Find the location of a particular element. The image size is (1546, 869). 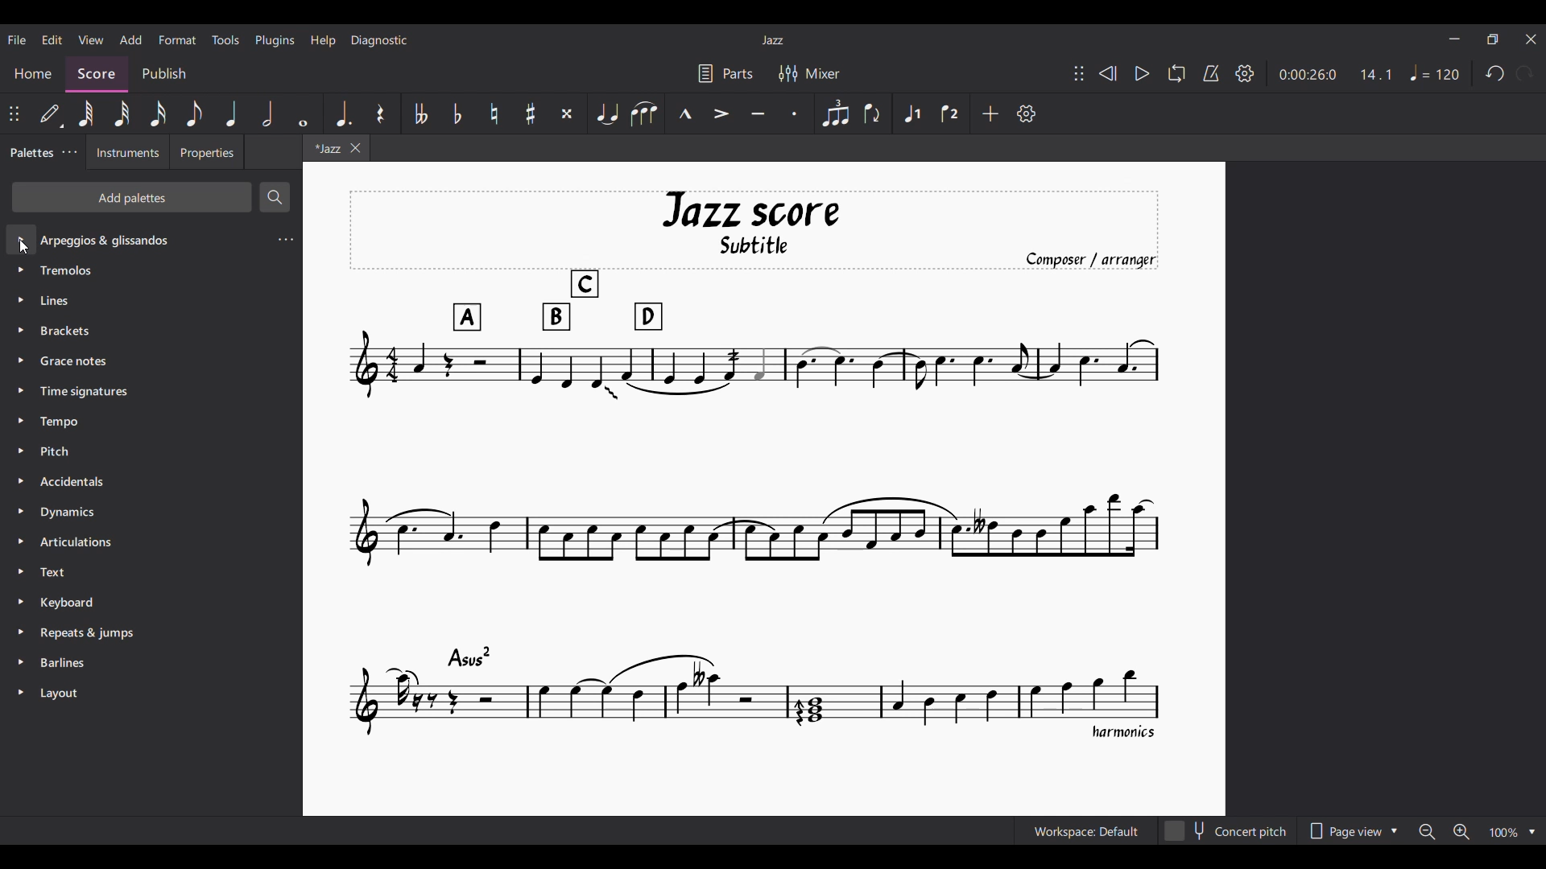

Close interface is located at coordinates (1532, 39).